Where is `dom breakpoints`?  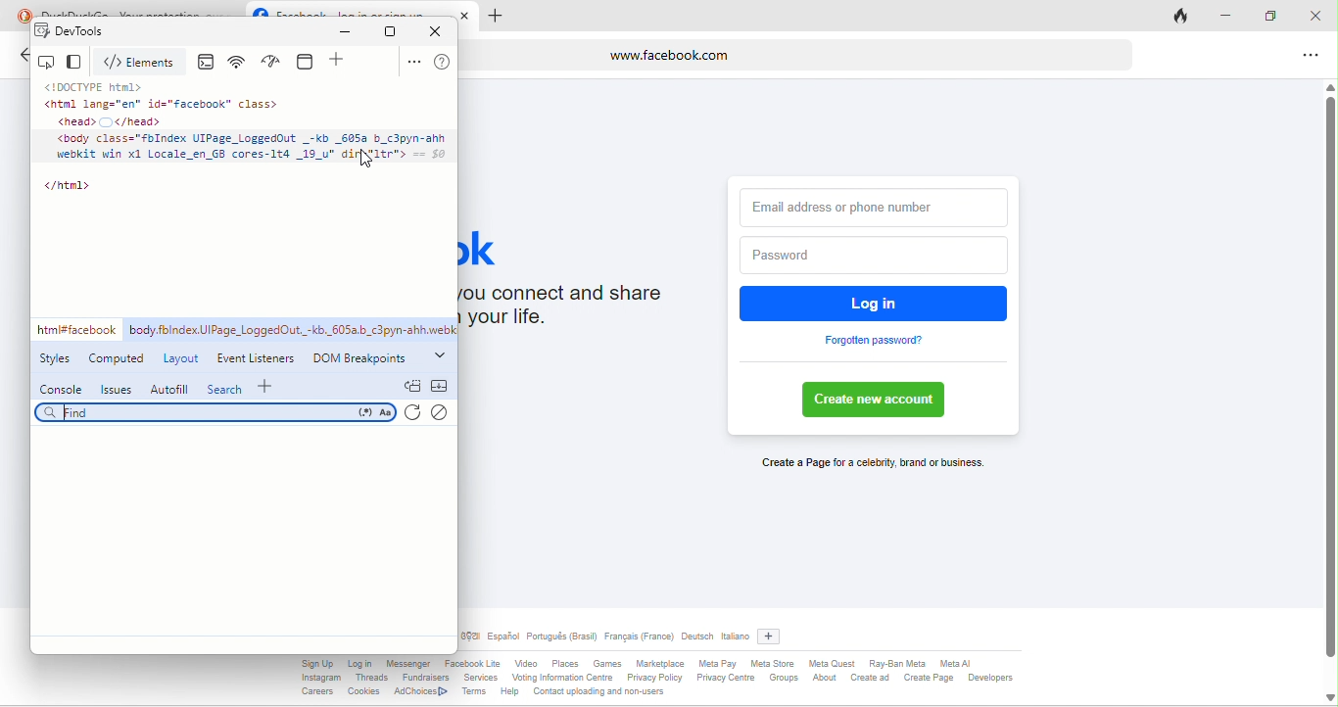 dom breakpoints is located at coordinates (364, 357).